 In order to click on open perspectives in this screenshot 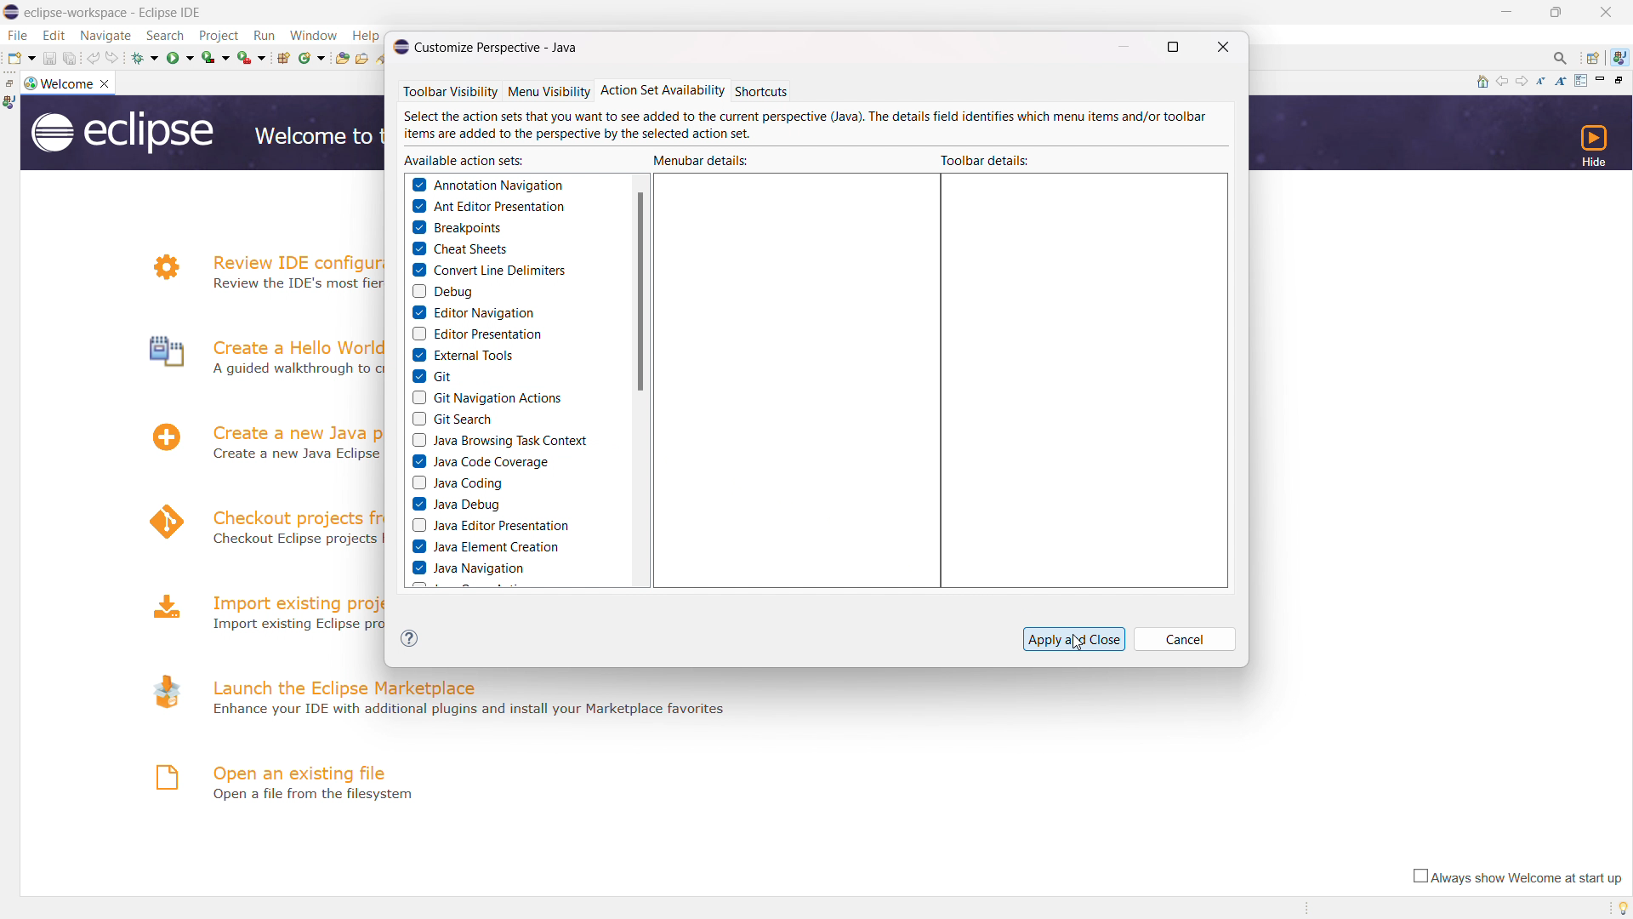, I will do `click(1593, 58)`.